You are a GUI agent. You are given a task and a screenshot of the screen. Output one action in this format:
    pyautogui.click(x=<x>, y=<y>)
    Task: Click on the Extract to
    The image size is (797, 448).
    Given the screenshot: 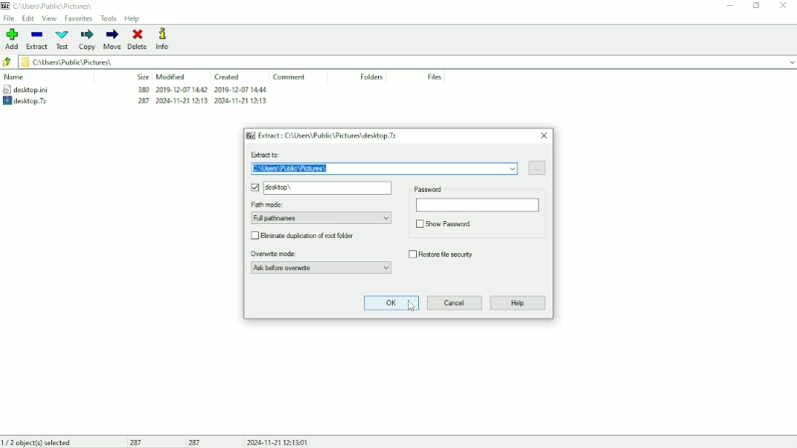 What is the action you would take?
    pyautogui.click(x=374, y=155)
    